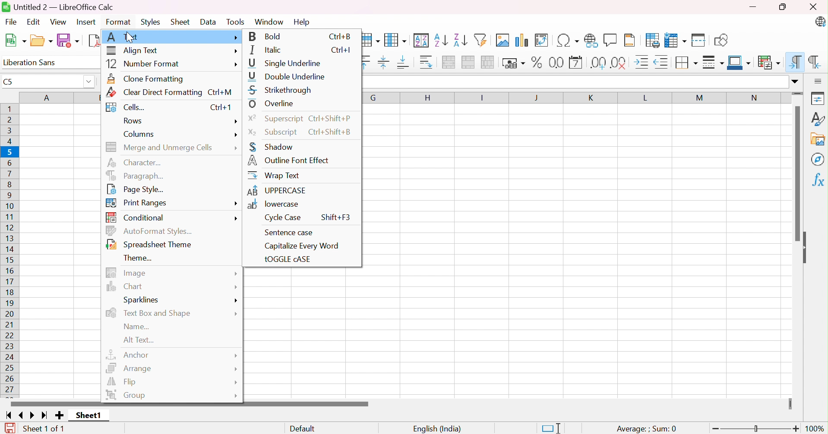  I want to click on Spreadsheet Theme, so click(151, 244).